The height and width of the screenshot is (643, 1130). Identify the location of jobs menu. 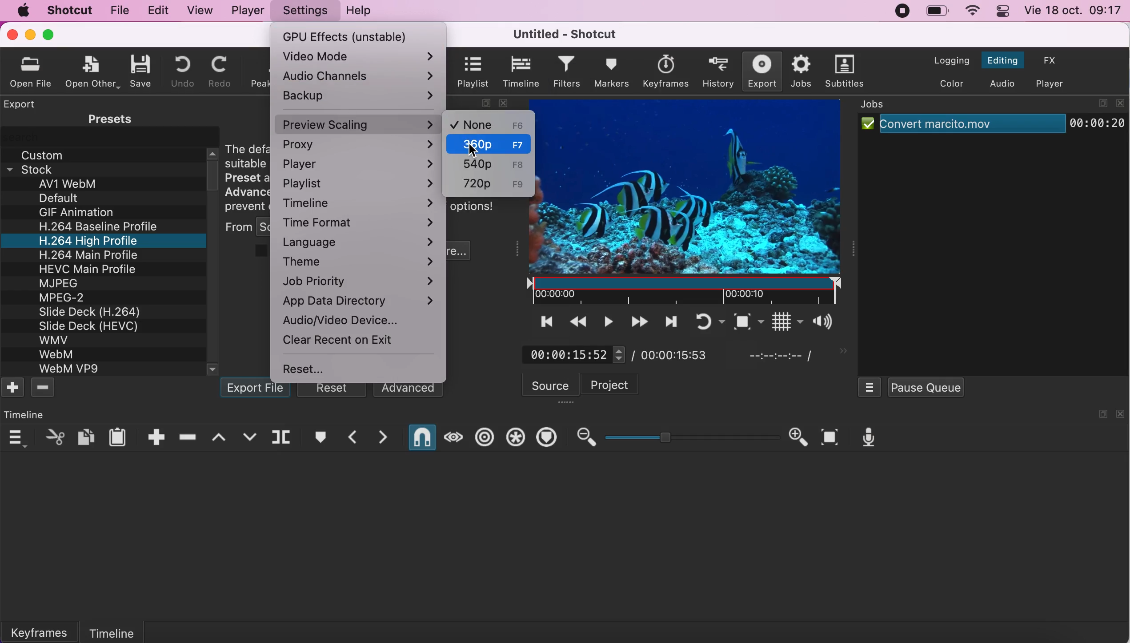
(870, 386).